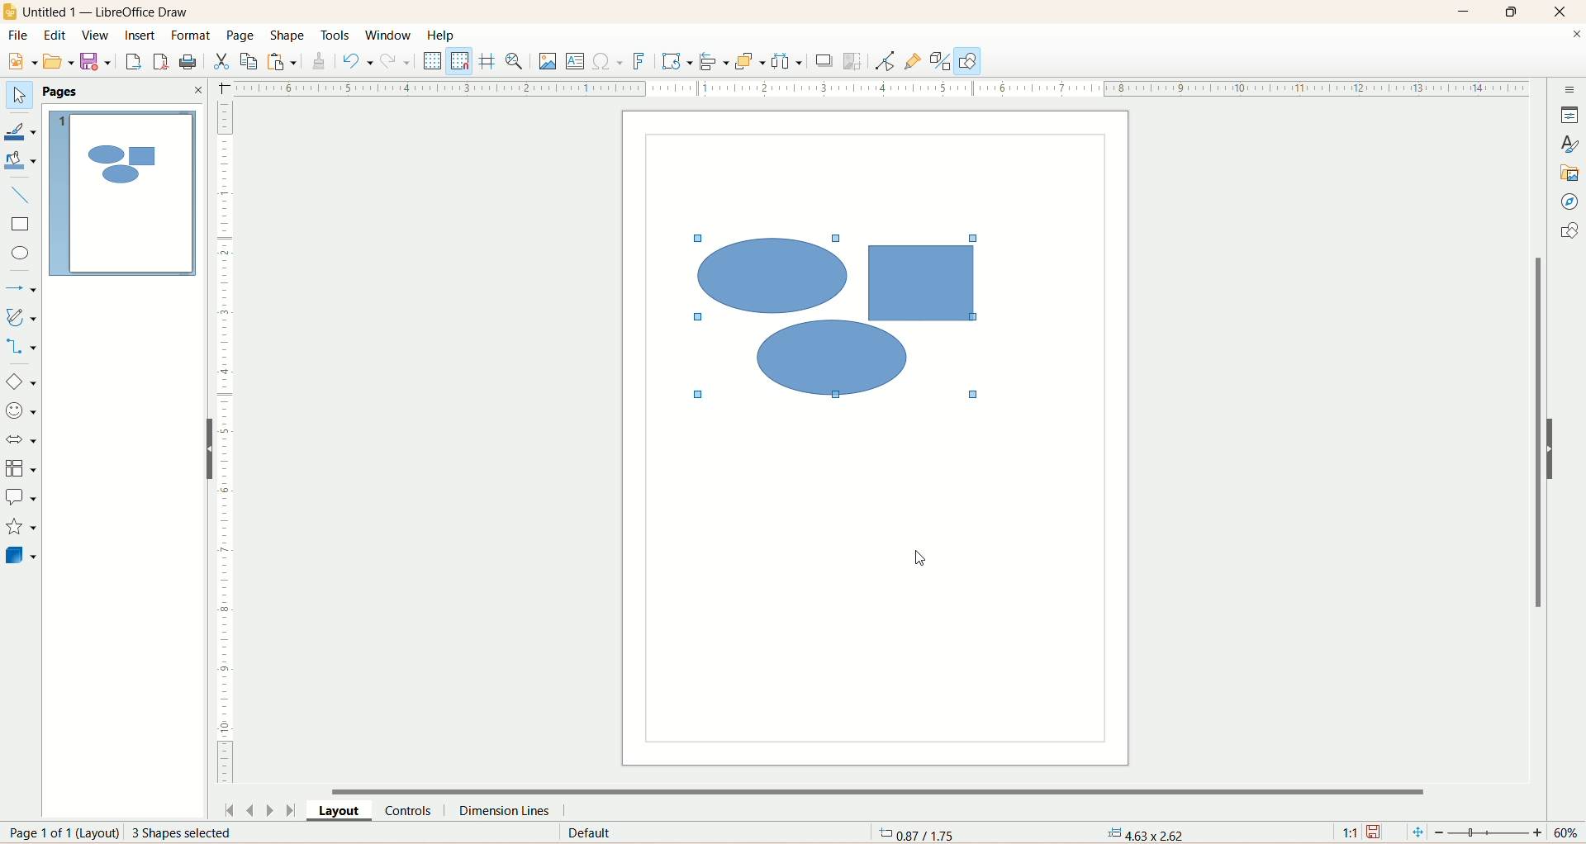  What do you see at coordinates (1563, 12) in the screenshot?
I see `close` at bounding box center [1563, 12].